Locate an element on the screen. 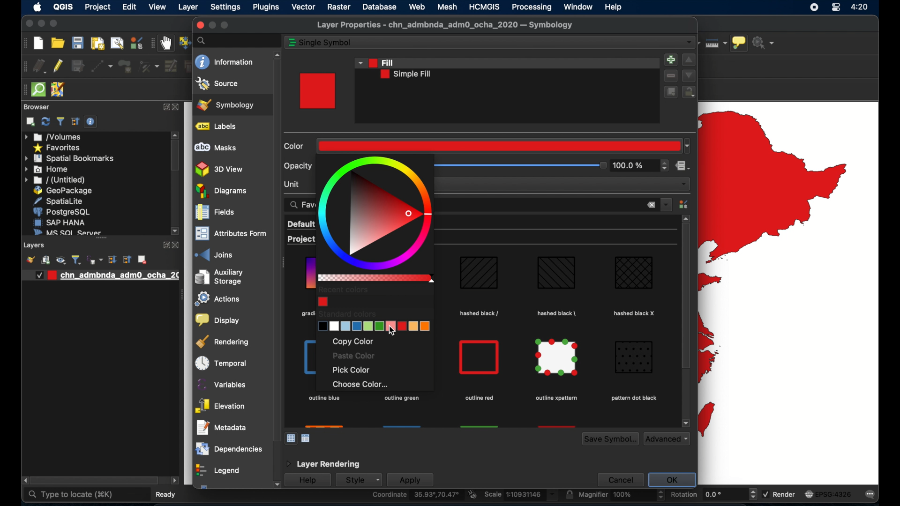  screen recorder icon is located at coordinates (814, 7).